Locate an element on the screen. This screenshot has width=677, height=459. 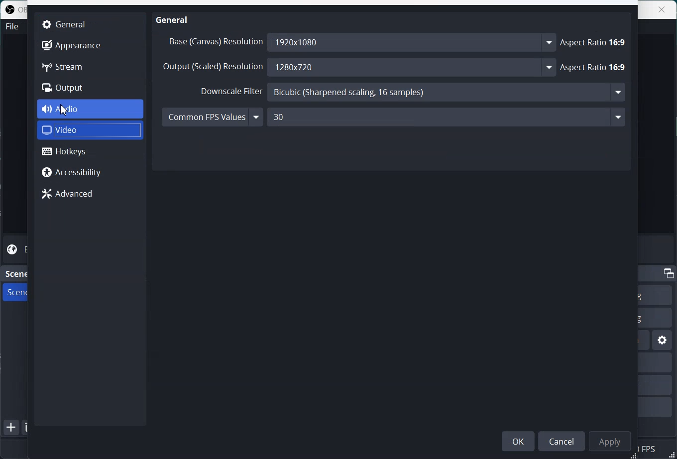
Output is located at coordinates (71, 88).